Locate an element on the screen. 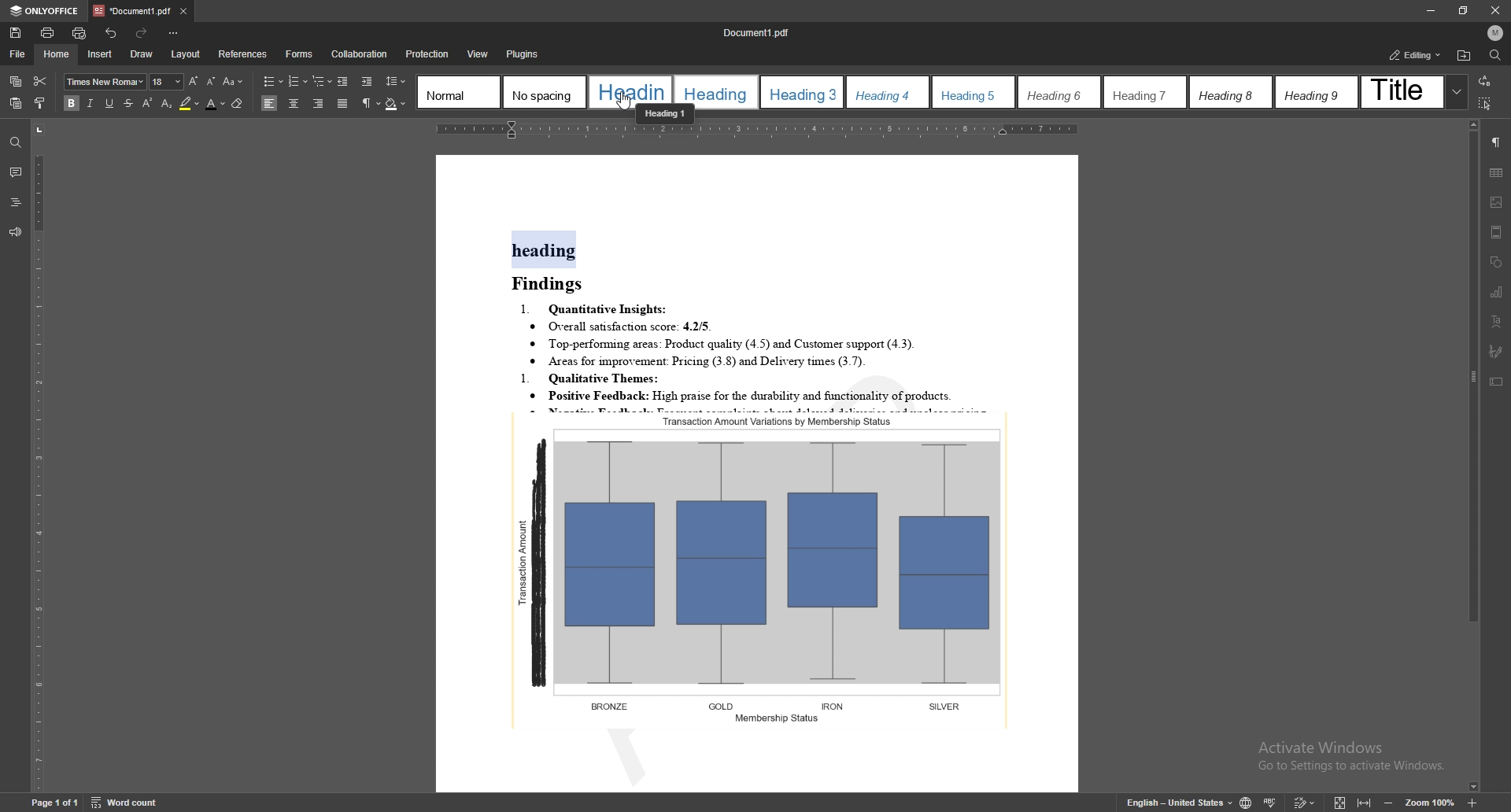 The image size is (1511, 812). quick print is located at coordinates (79, 34).